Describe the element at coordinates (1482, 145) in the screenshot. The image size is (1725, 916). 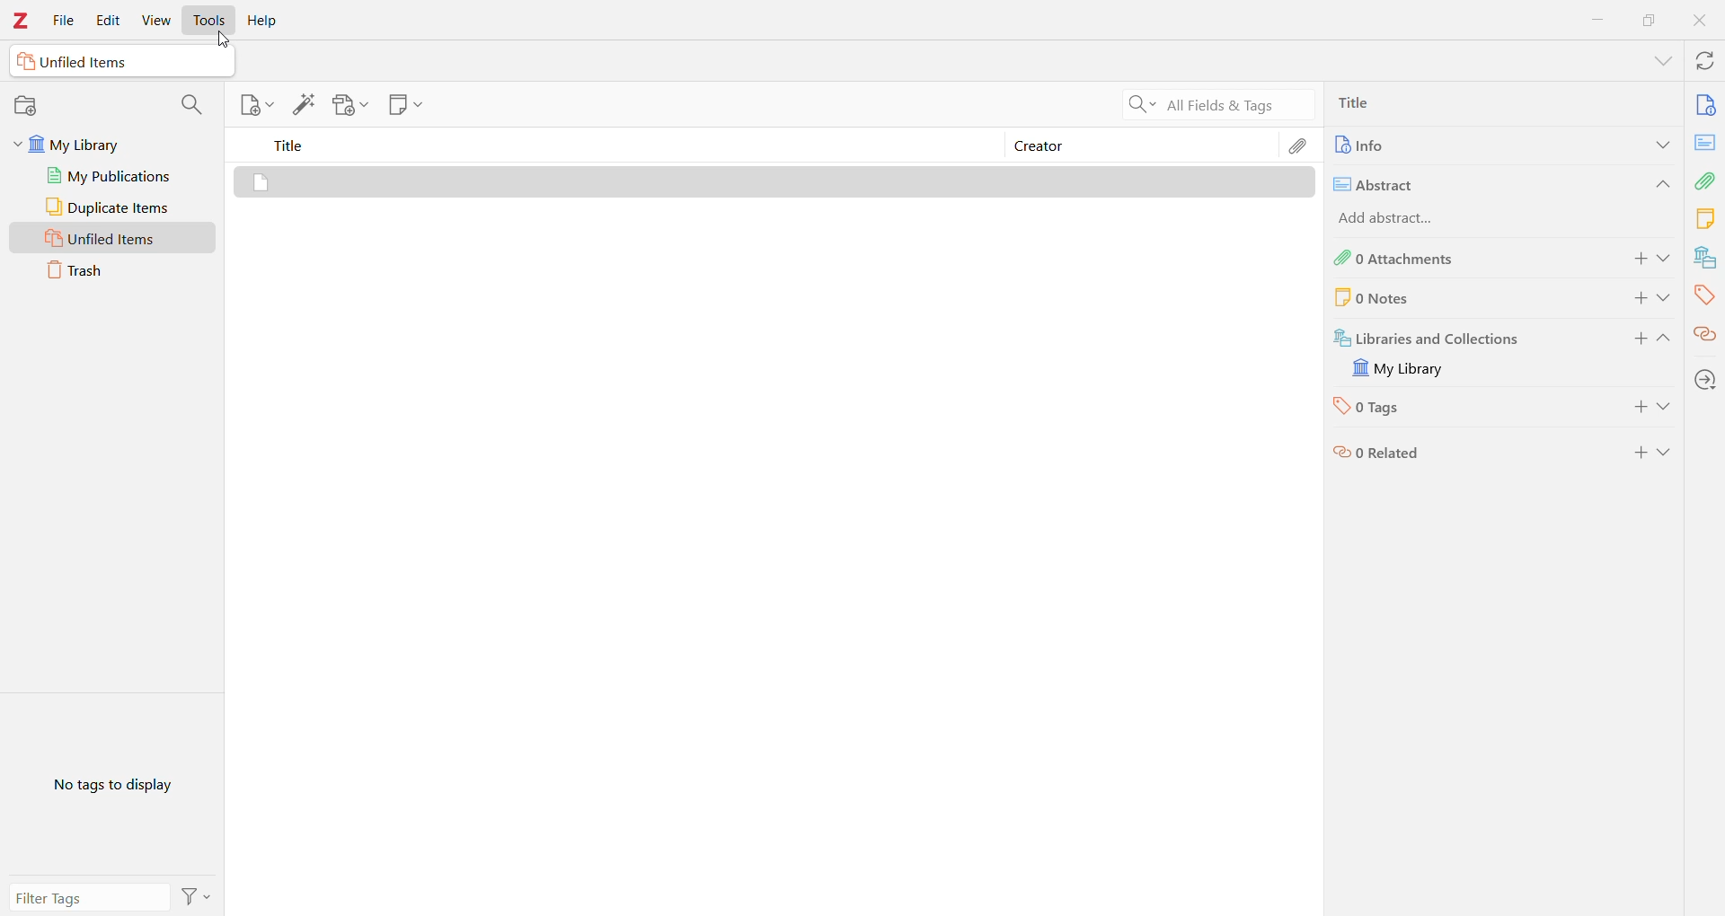
I see `Info` at that location.